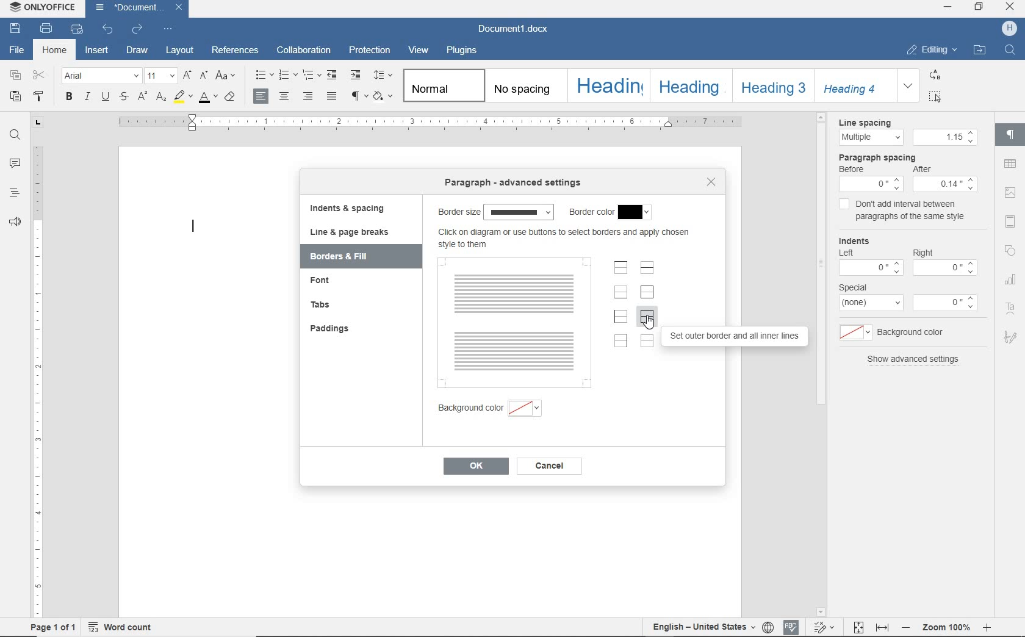 The width and height of the screenshot is (1025, 637). What do you see at coordinates (980, 52) in the screenshot?
I see `OPEN FILE LOCATION` at bounding box center [980, 52].